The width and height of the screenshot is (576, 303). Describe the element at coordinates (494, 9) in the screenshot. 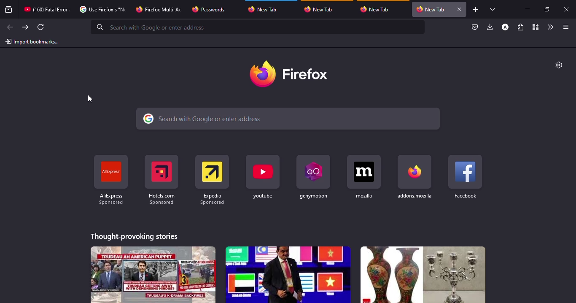

I see `select` at that location.